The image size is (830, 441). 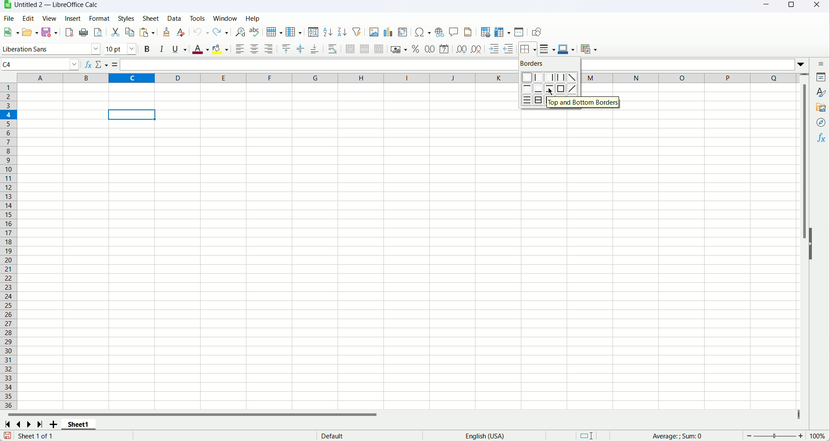 I want to click on cursor, so click(x=552, y=92).